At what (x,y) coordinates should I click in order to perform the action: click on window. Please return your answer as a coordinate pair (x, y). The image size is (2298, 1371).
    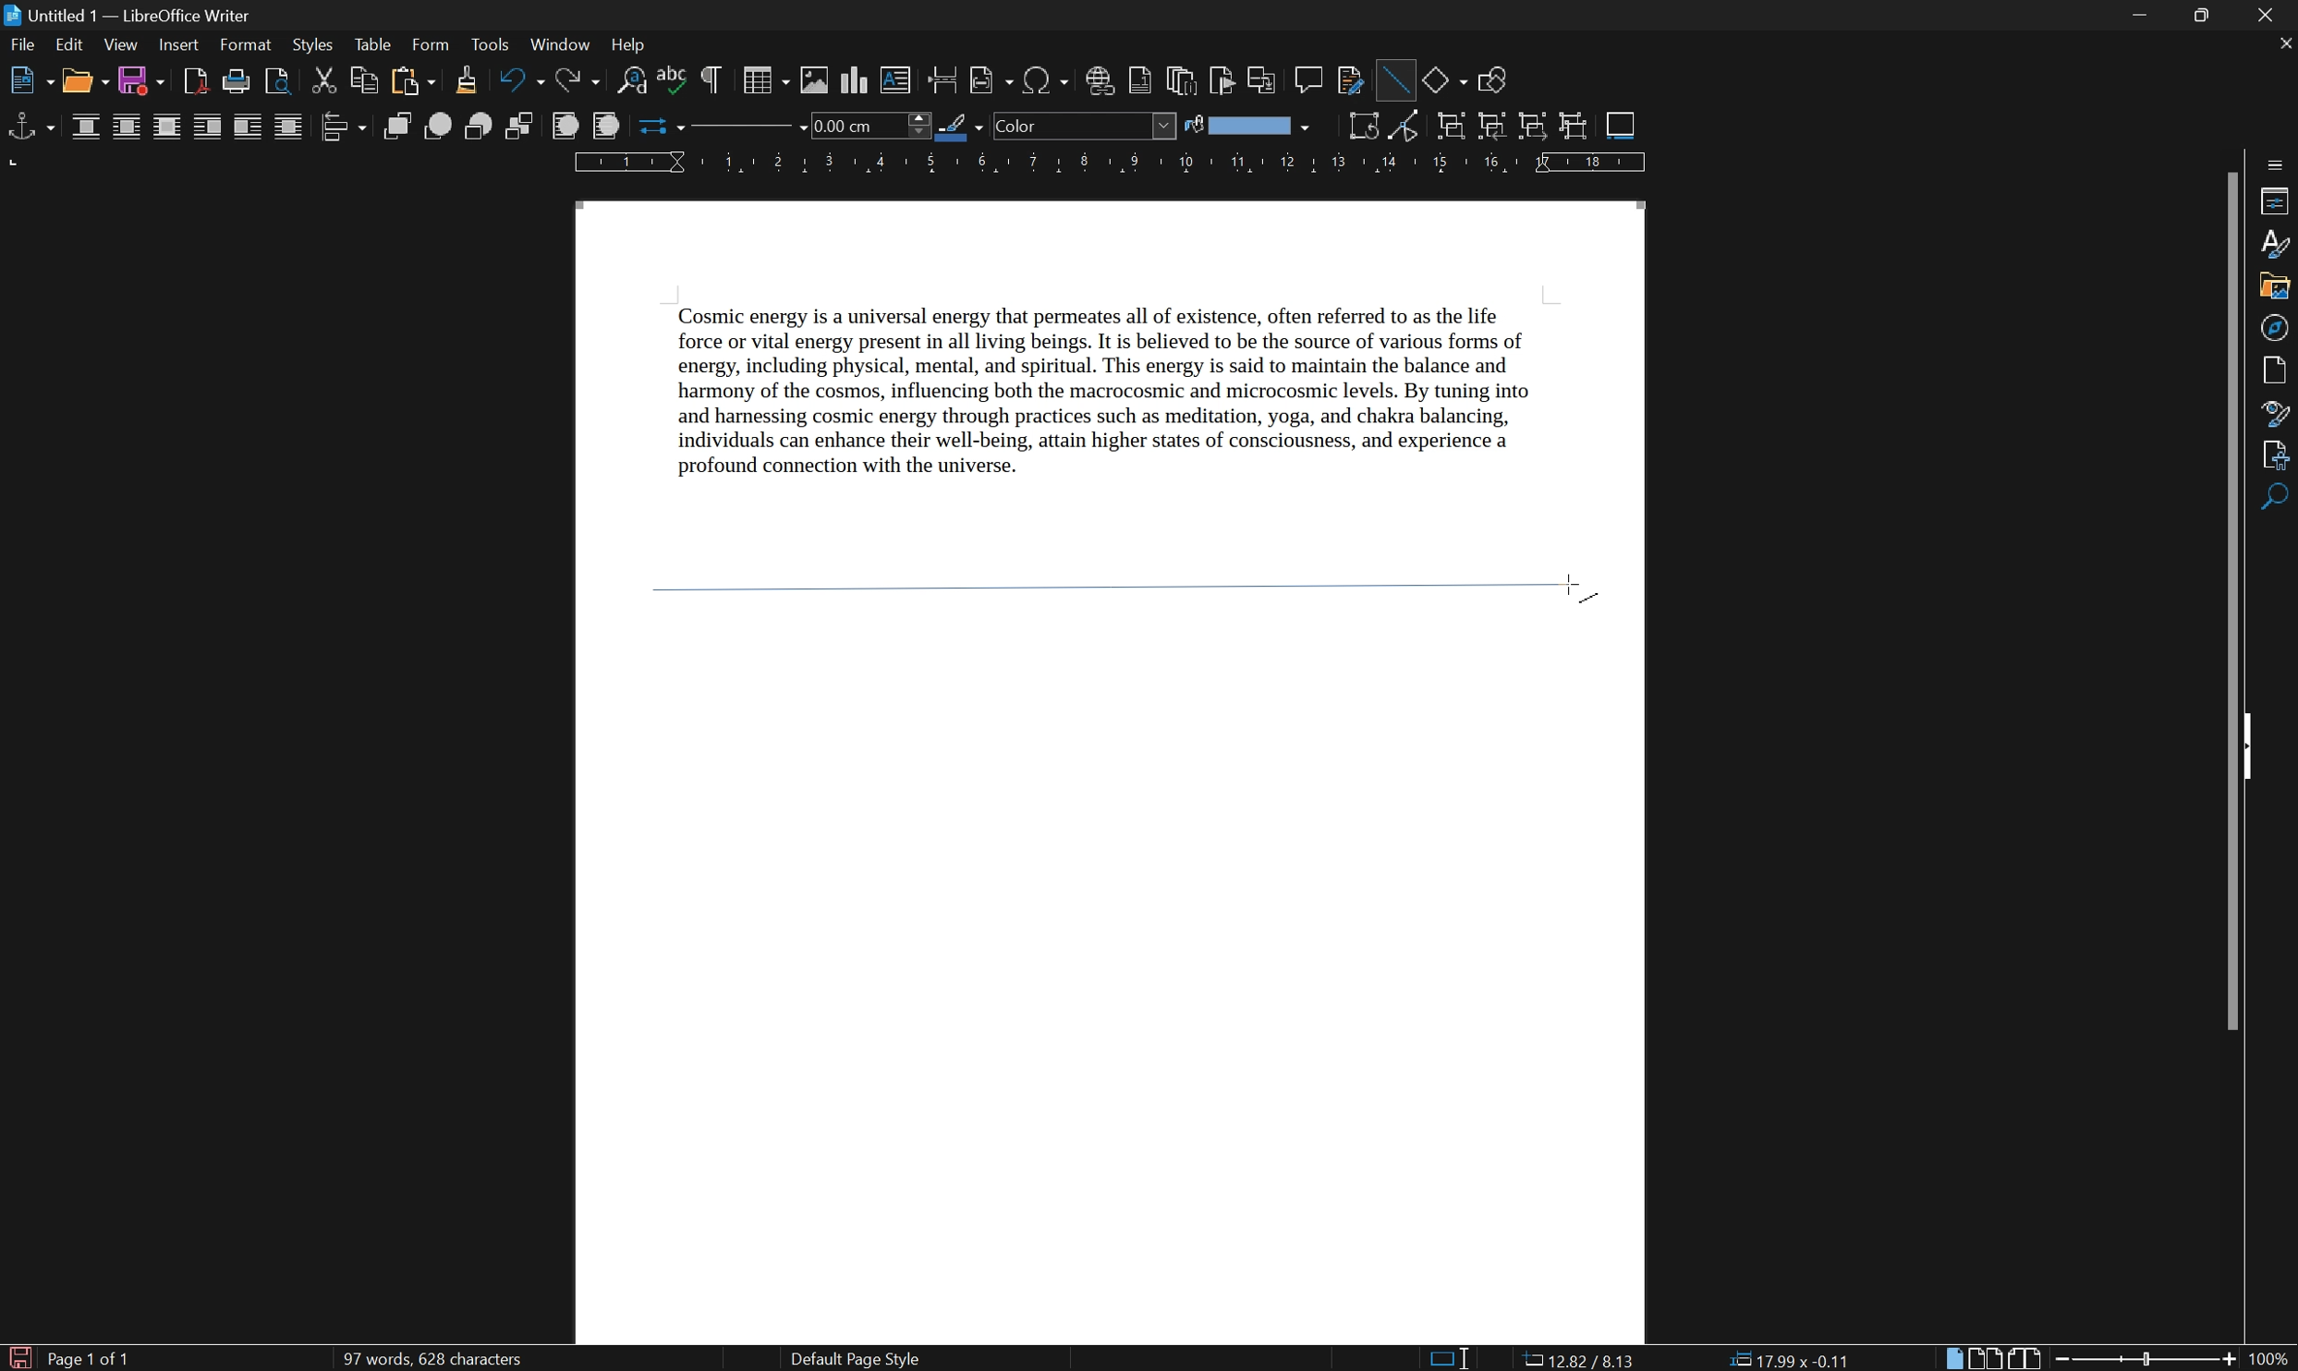
    Looking at the image, I should click on (559, 43).